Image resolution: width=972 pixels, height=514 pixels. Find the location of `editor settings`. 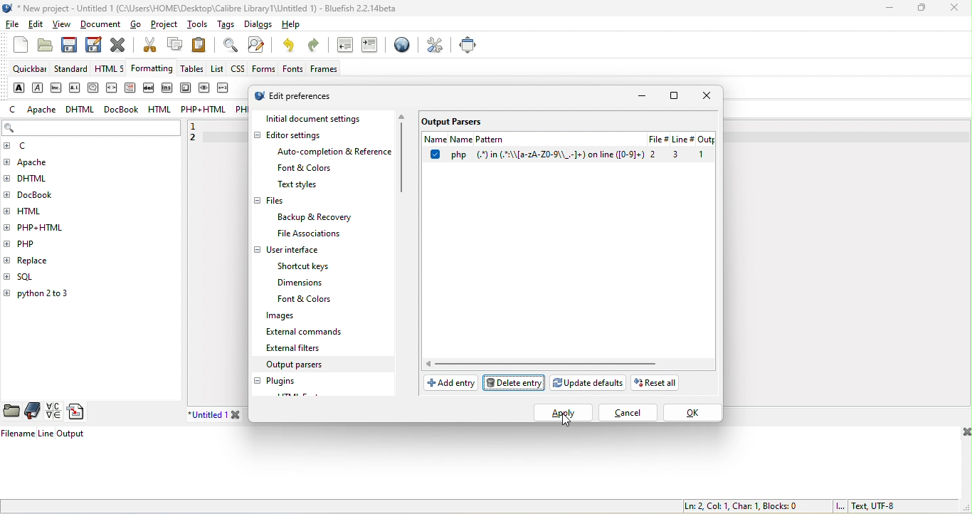

editor settings is located at coordinates (302, 135).